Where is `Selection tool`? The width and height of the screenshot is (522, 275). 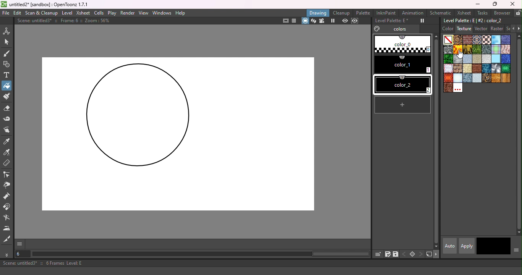
Selection tool is located at coordinates (8, 43).